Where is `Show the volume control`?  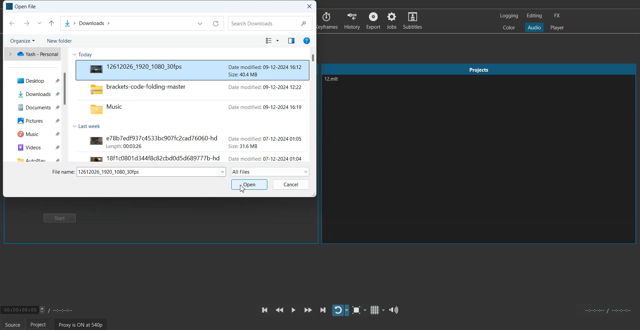
Show the volume control is located at coordinates (393, 310).